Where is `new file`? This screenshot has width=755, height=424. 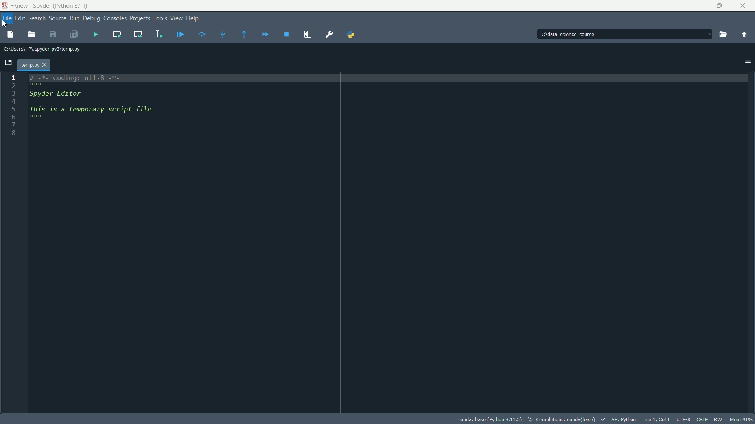
new file is located at coordinates (11, 35).